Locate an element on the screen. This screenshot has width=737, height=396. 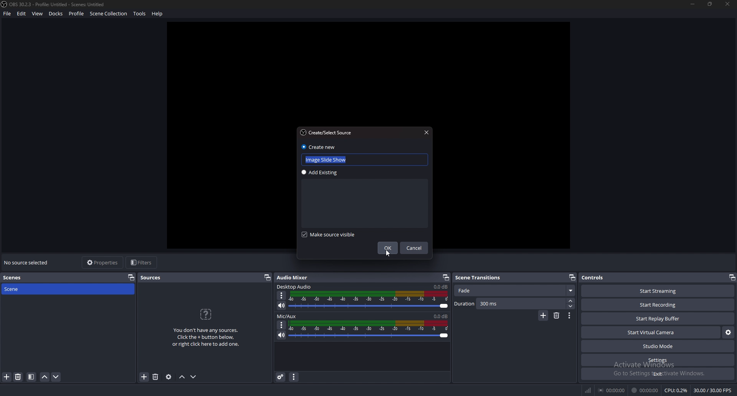
pop out is located at coordinates (732, 277).